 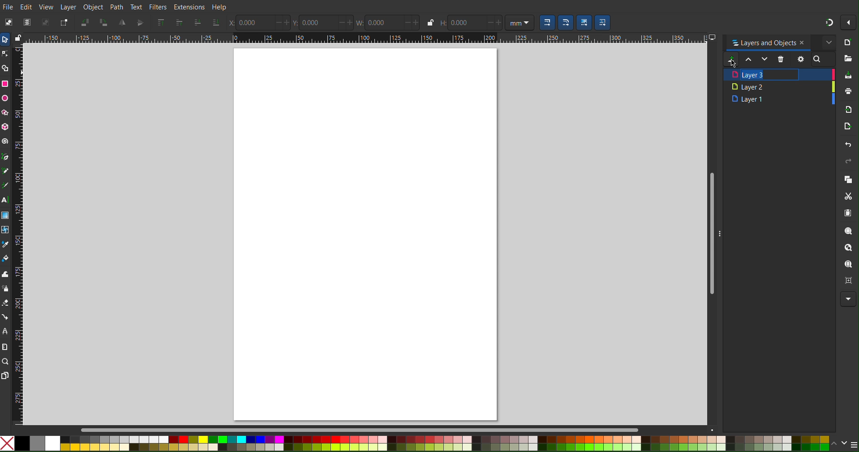 I want to click on Pages, so click(x=7, y=376).